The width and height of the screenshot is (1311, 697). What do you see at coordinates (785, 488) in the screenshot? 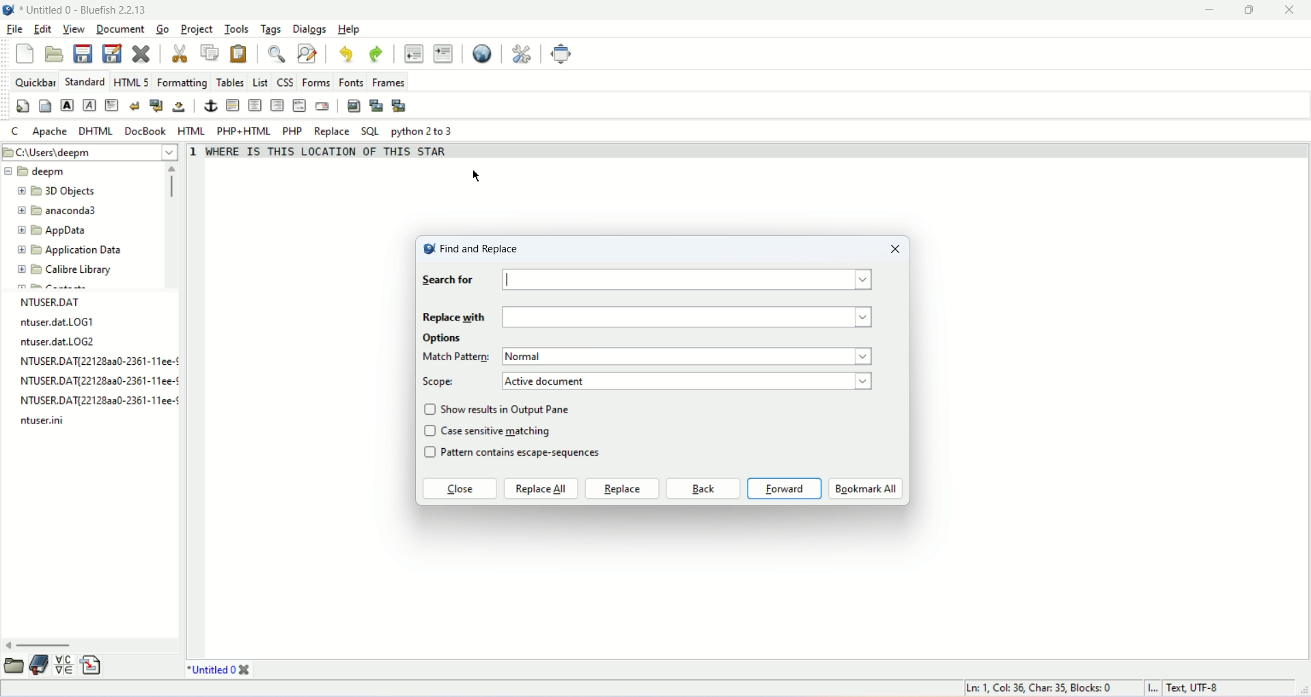
I see `forward` at bounding box center [785, 488].